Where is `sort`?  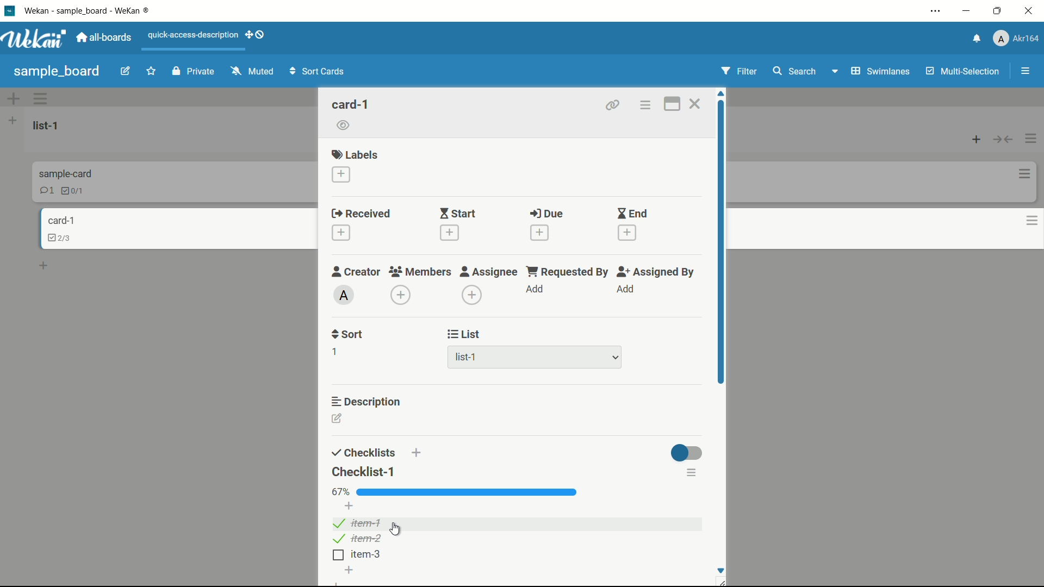
sort is located at coordinates (347, 335).